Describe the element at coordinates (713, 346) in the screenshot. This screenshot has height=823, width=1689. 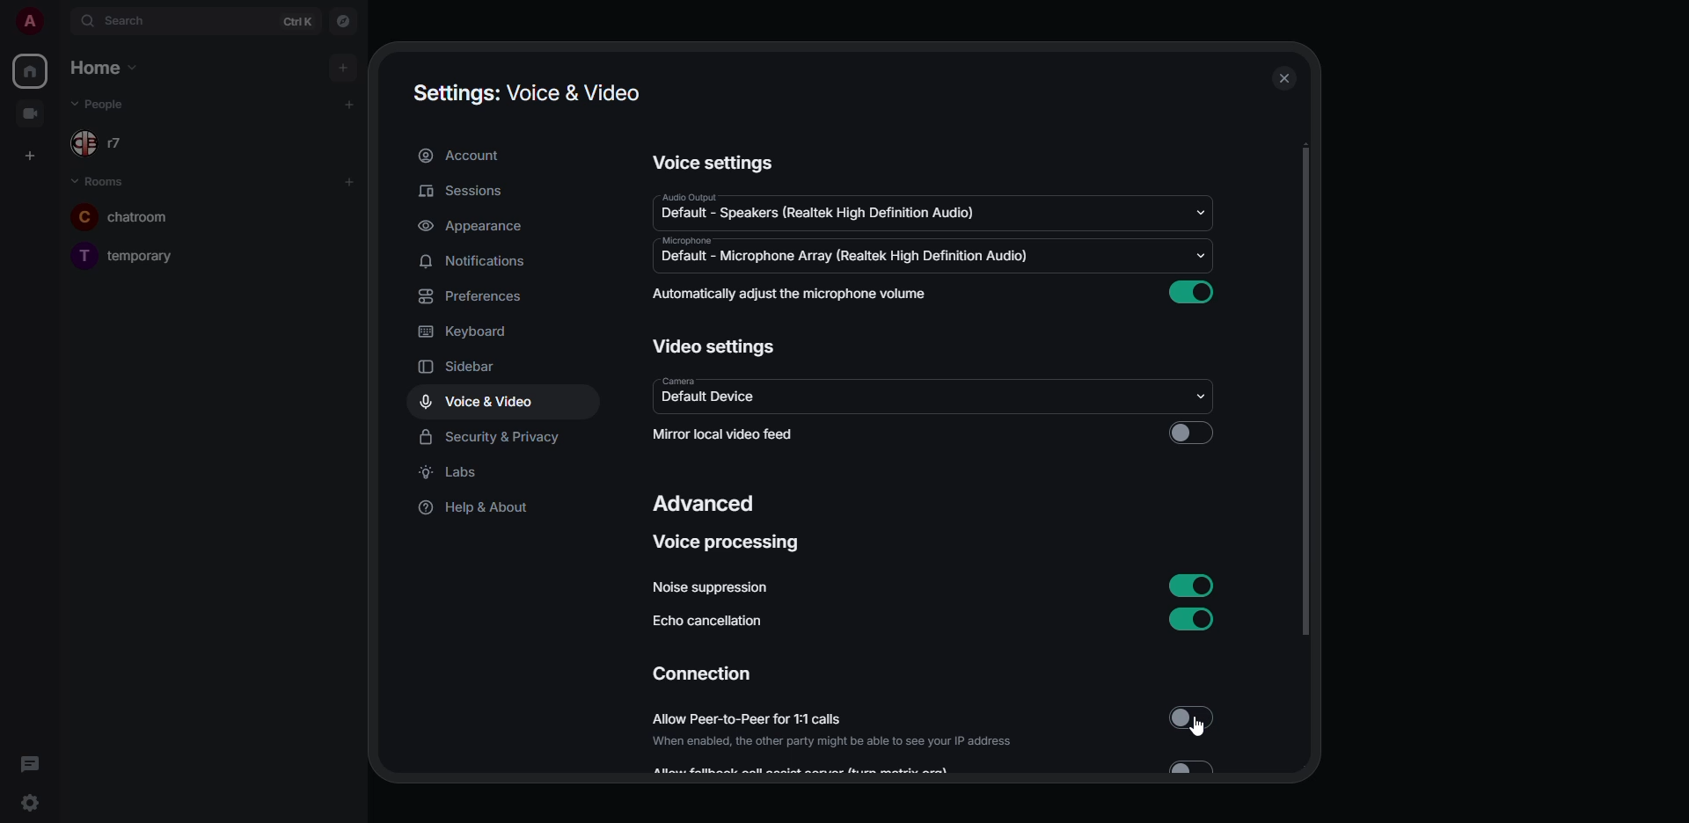
I see `video settings` at that location.